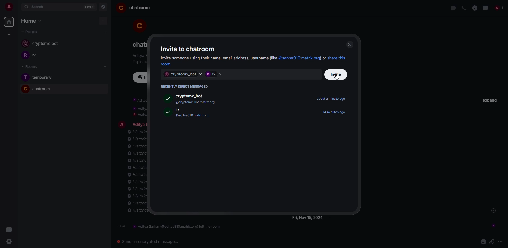  Describe the element at coordinates (121, 8) in the screenshot. I see `profile` at that location.